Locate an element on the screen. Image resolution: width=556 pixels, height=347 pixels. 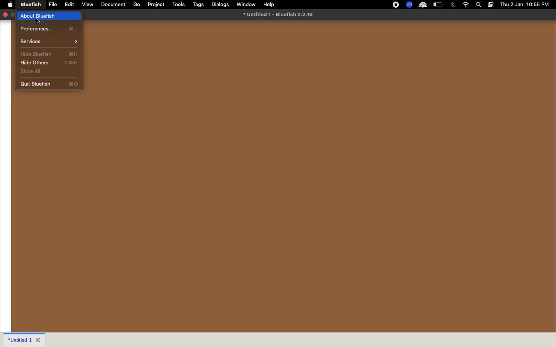
charge is located at coordinates (439, 4).